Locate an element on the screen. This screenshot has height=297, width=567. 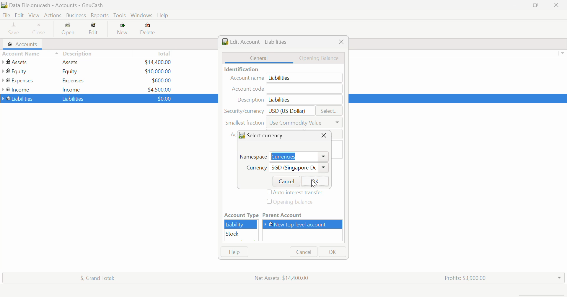
Open is located at coordinates (69, 30).